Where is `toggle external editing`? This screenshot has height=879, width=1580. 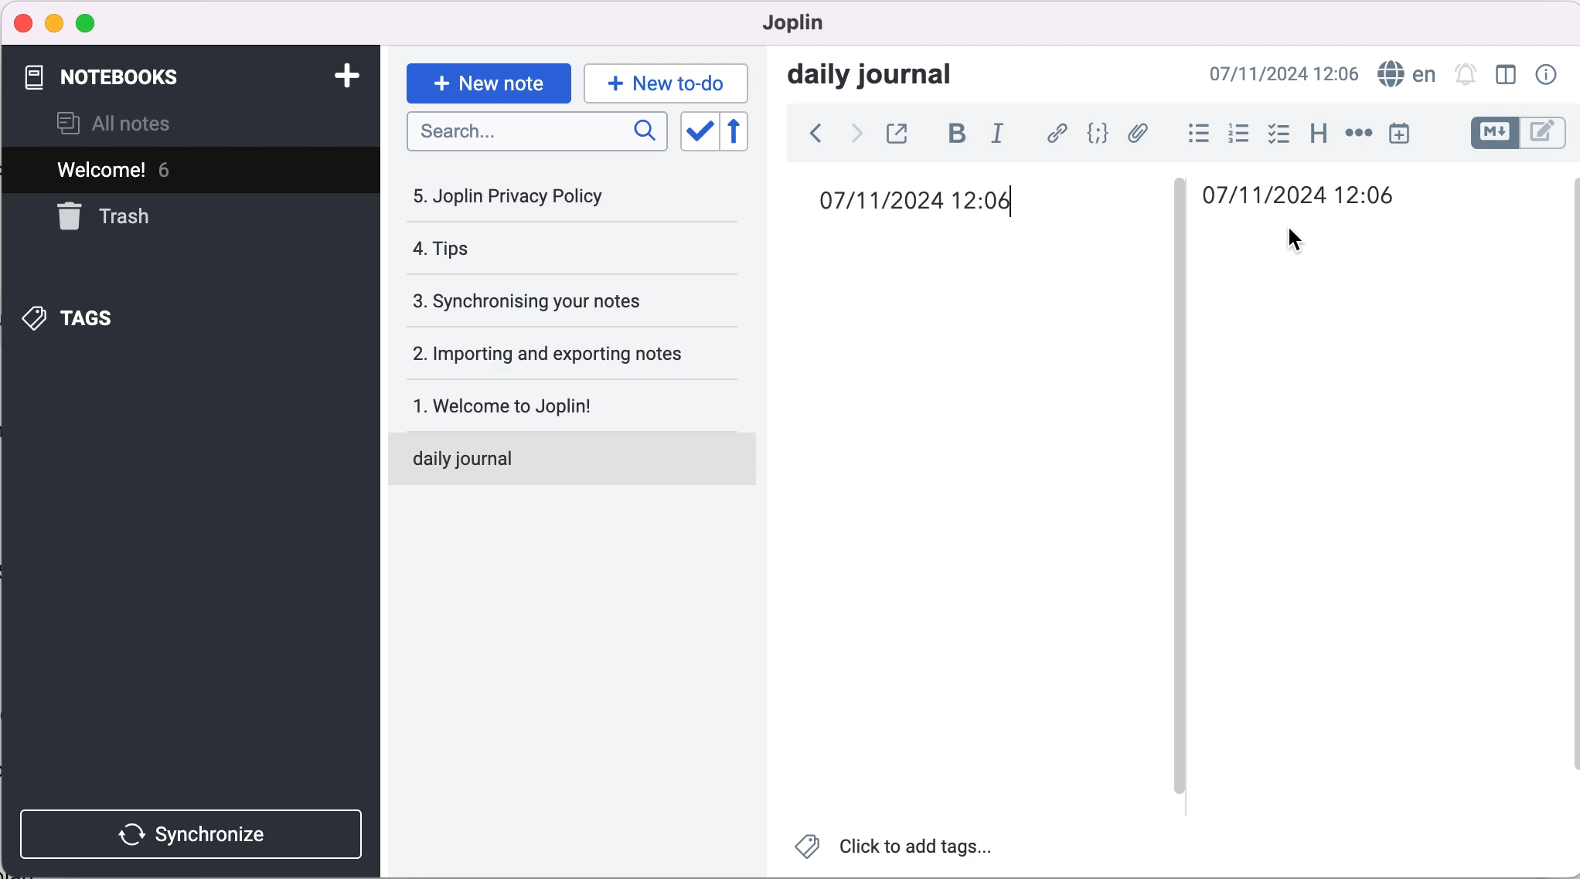 toggle external editing is located at coordinates (901, 133).